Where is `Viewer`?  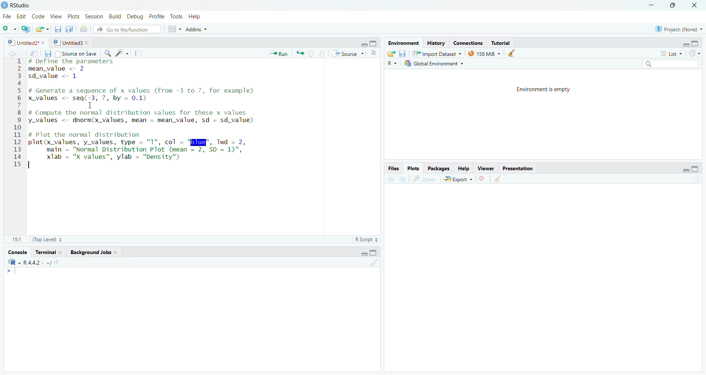 Viewer is located at coordinates (486, 168).